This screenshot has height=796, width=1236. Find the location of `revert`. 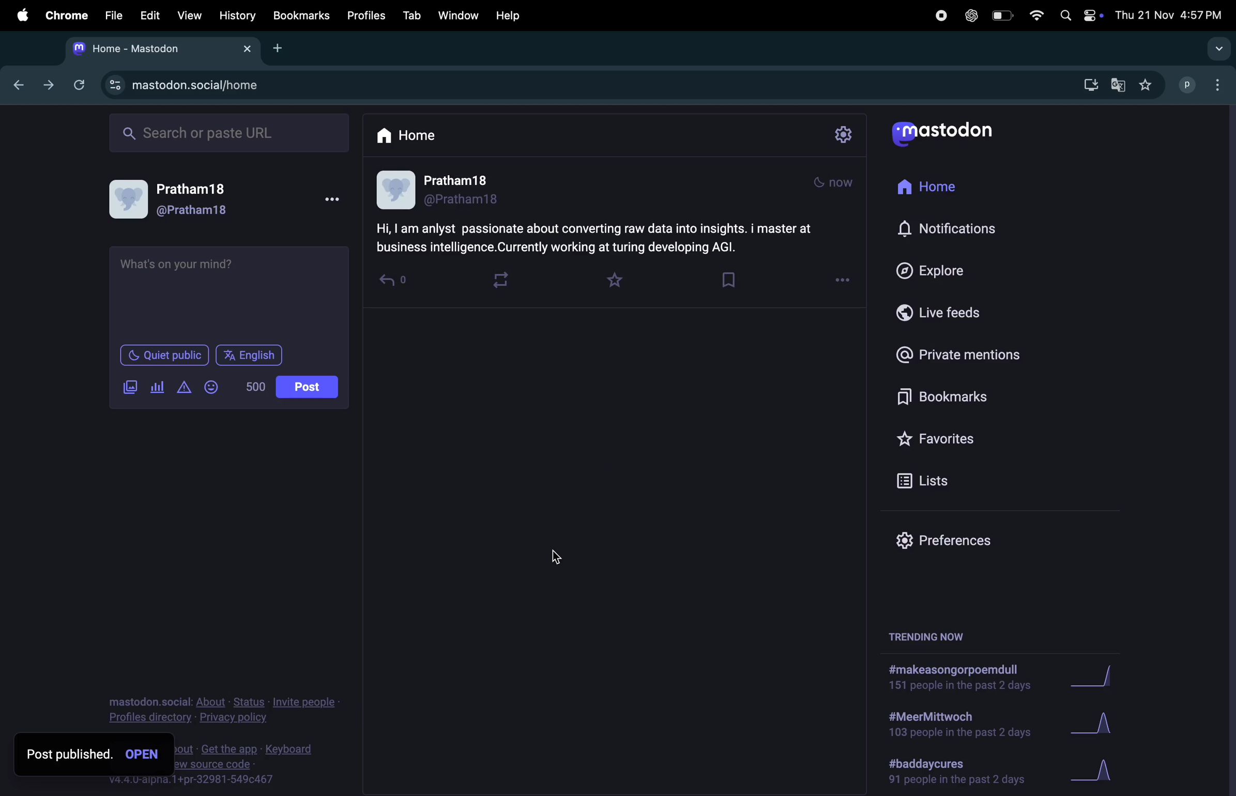

revert is located at coordinates (393, 281).